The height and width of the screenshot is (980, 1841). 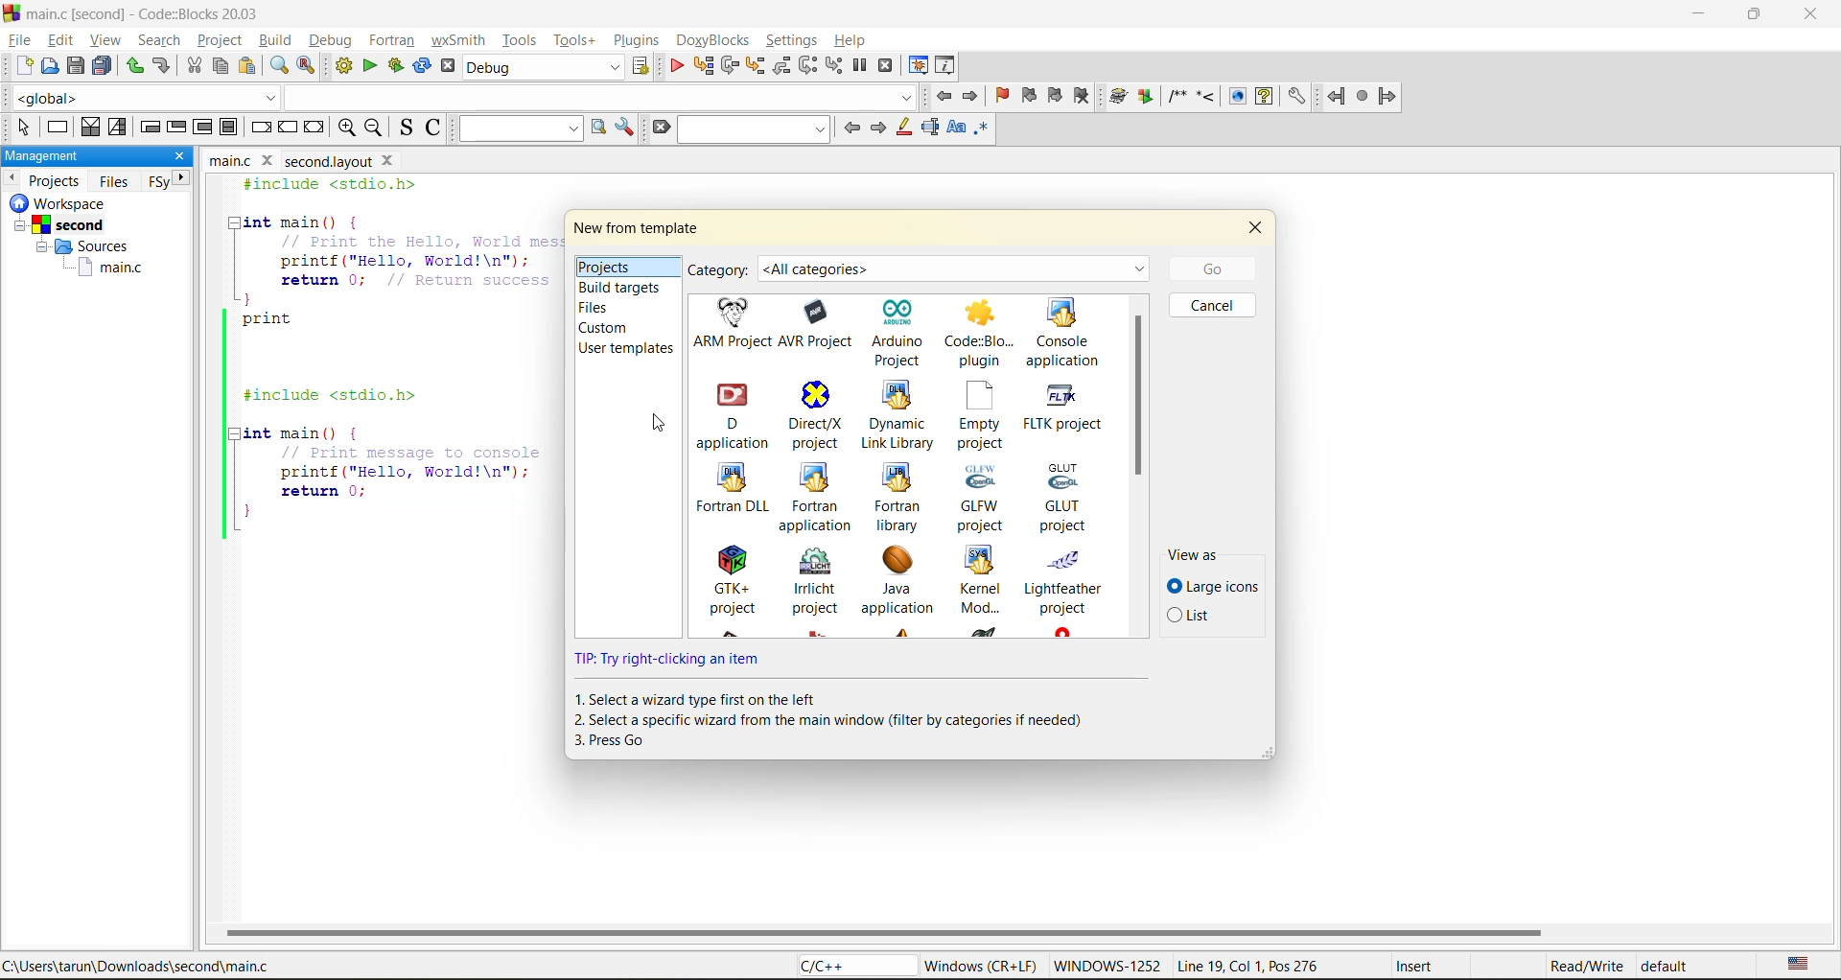 What do you see at coordinates (639, 40) in the screenshot?
I see `plugins` at bounding box center [639, 40].